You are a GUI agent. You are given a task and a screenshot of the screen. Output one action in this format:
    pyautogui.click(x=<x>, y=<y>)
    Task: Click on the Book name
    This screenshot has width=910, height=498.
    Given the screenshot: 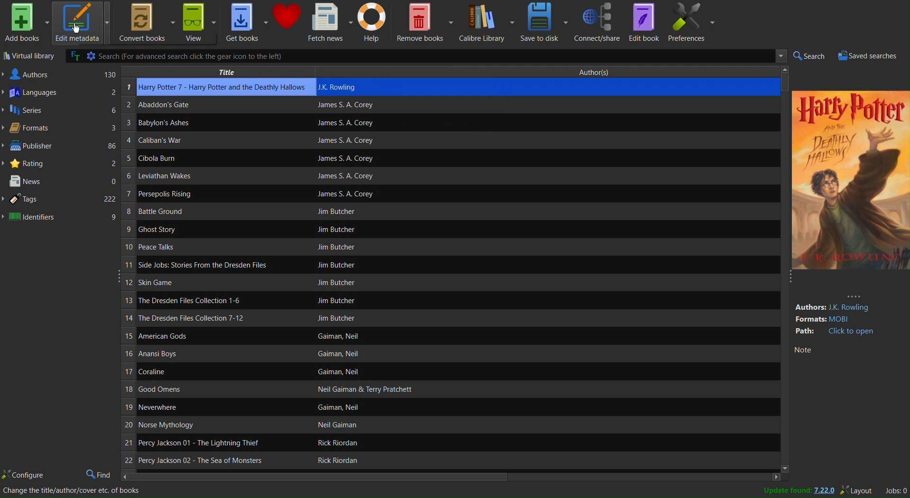 What is the action you would take?
    pyautogui.click(x=179, y=229)
    